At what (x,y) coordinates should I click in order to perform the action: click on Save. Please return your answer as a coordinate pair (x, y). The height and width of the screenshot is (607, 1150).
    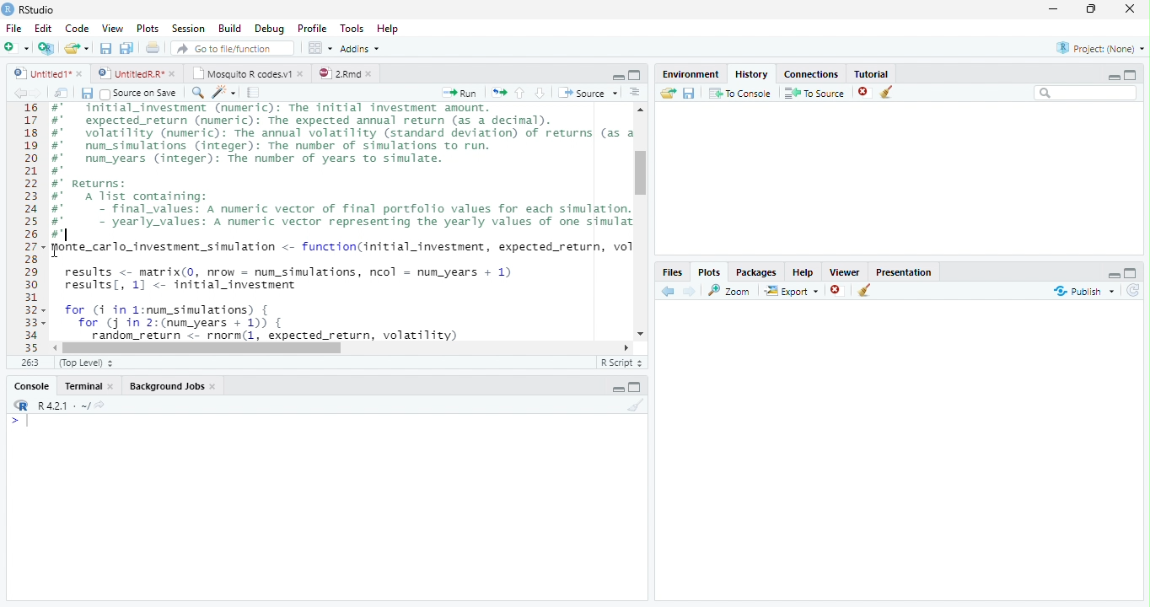
    Looking at the image, I should click on (689, 93).